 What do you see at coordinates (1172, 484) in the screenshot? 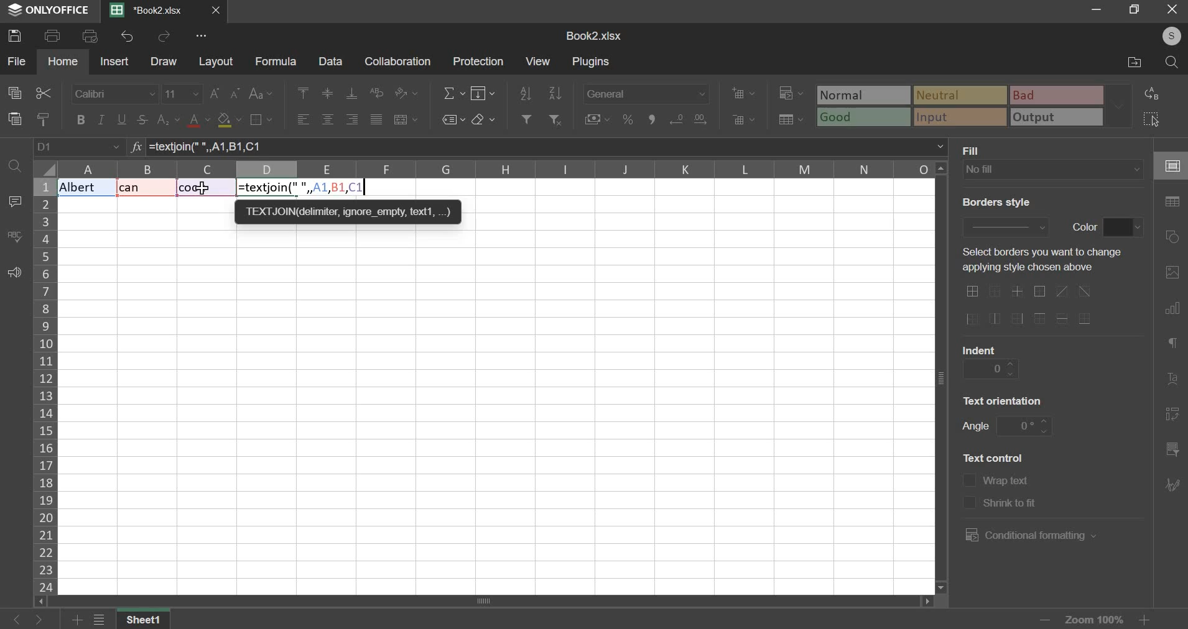
I see `signature` at bounding box center [1172, 484].